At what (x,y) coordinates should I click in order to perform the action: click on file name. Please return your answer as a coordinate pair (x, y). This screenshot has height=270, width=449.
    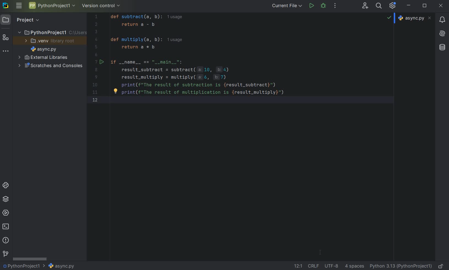
    Looking at the image, I should click on (415, 18).